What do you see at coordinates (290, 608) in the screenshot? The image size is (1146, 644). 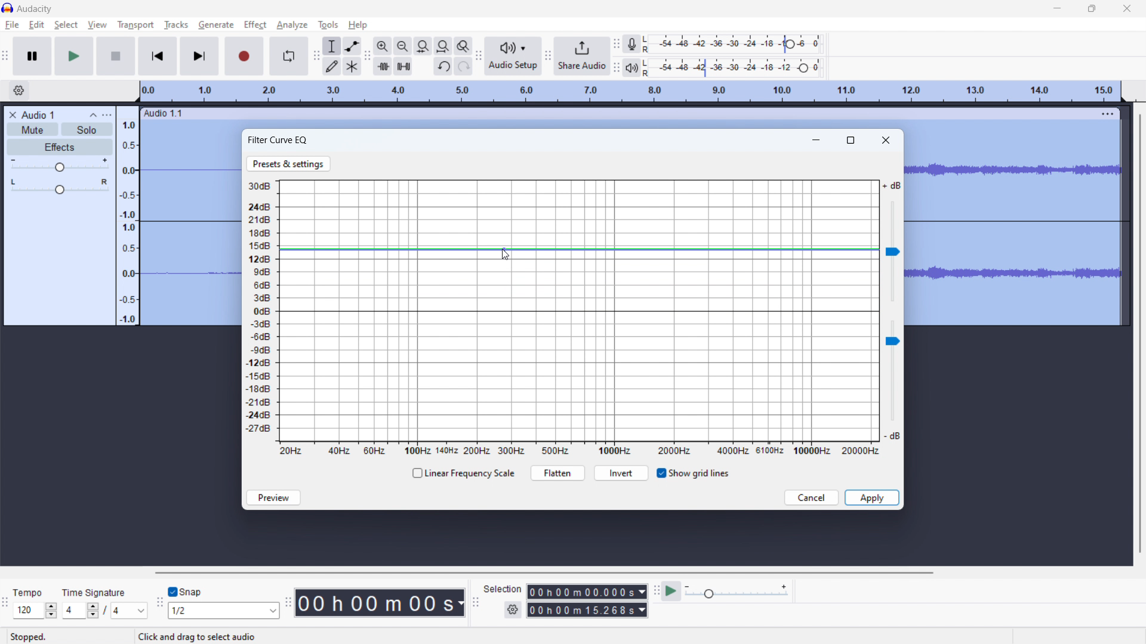 I see `time toolbar` at bounding box center [290, 608].